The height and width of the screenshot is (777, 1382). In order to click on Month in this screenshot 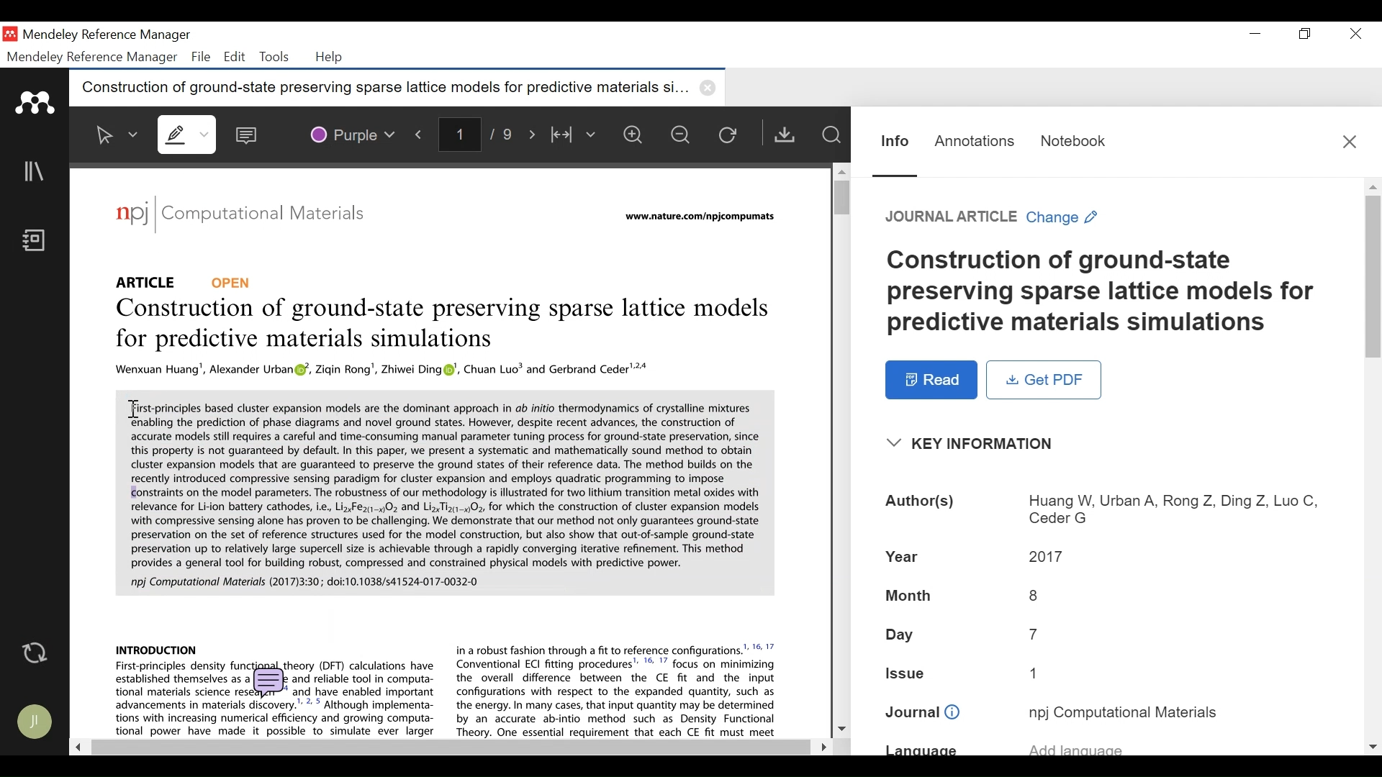, I will do `click(909, 597)`.